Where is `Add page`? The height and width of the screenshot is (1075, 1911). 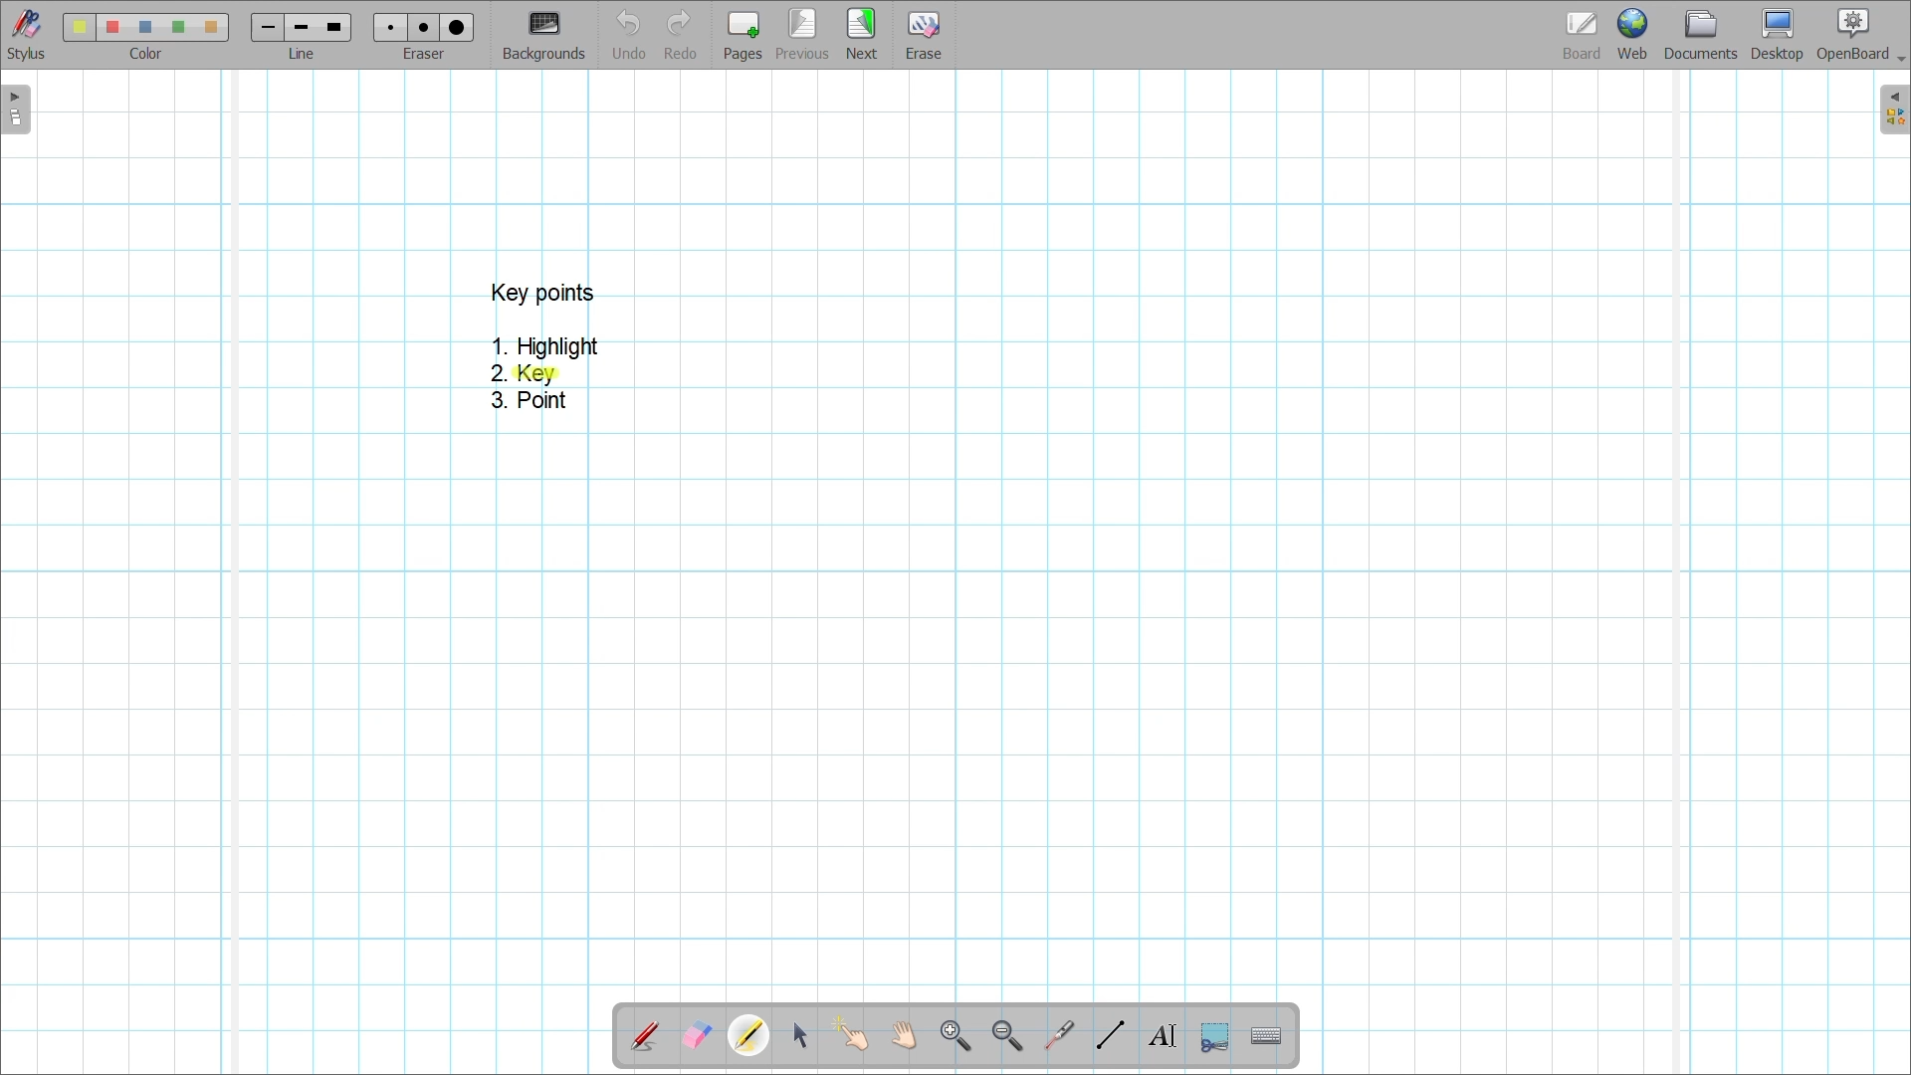 Add page is located at coordinates (743, 36).